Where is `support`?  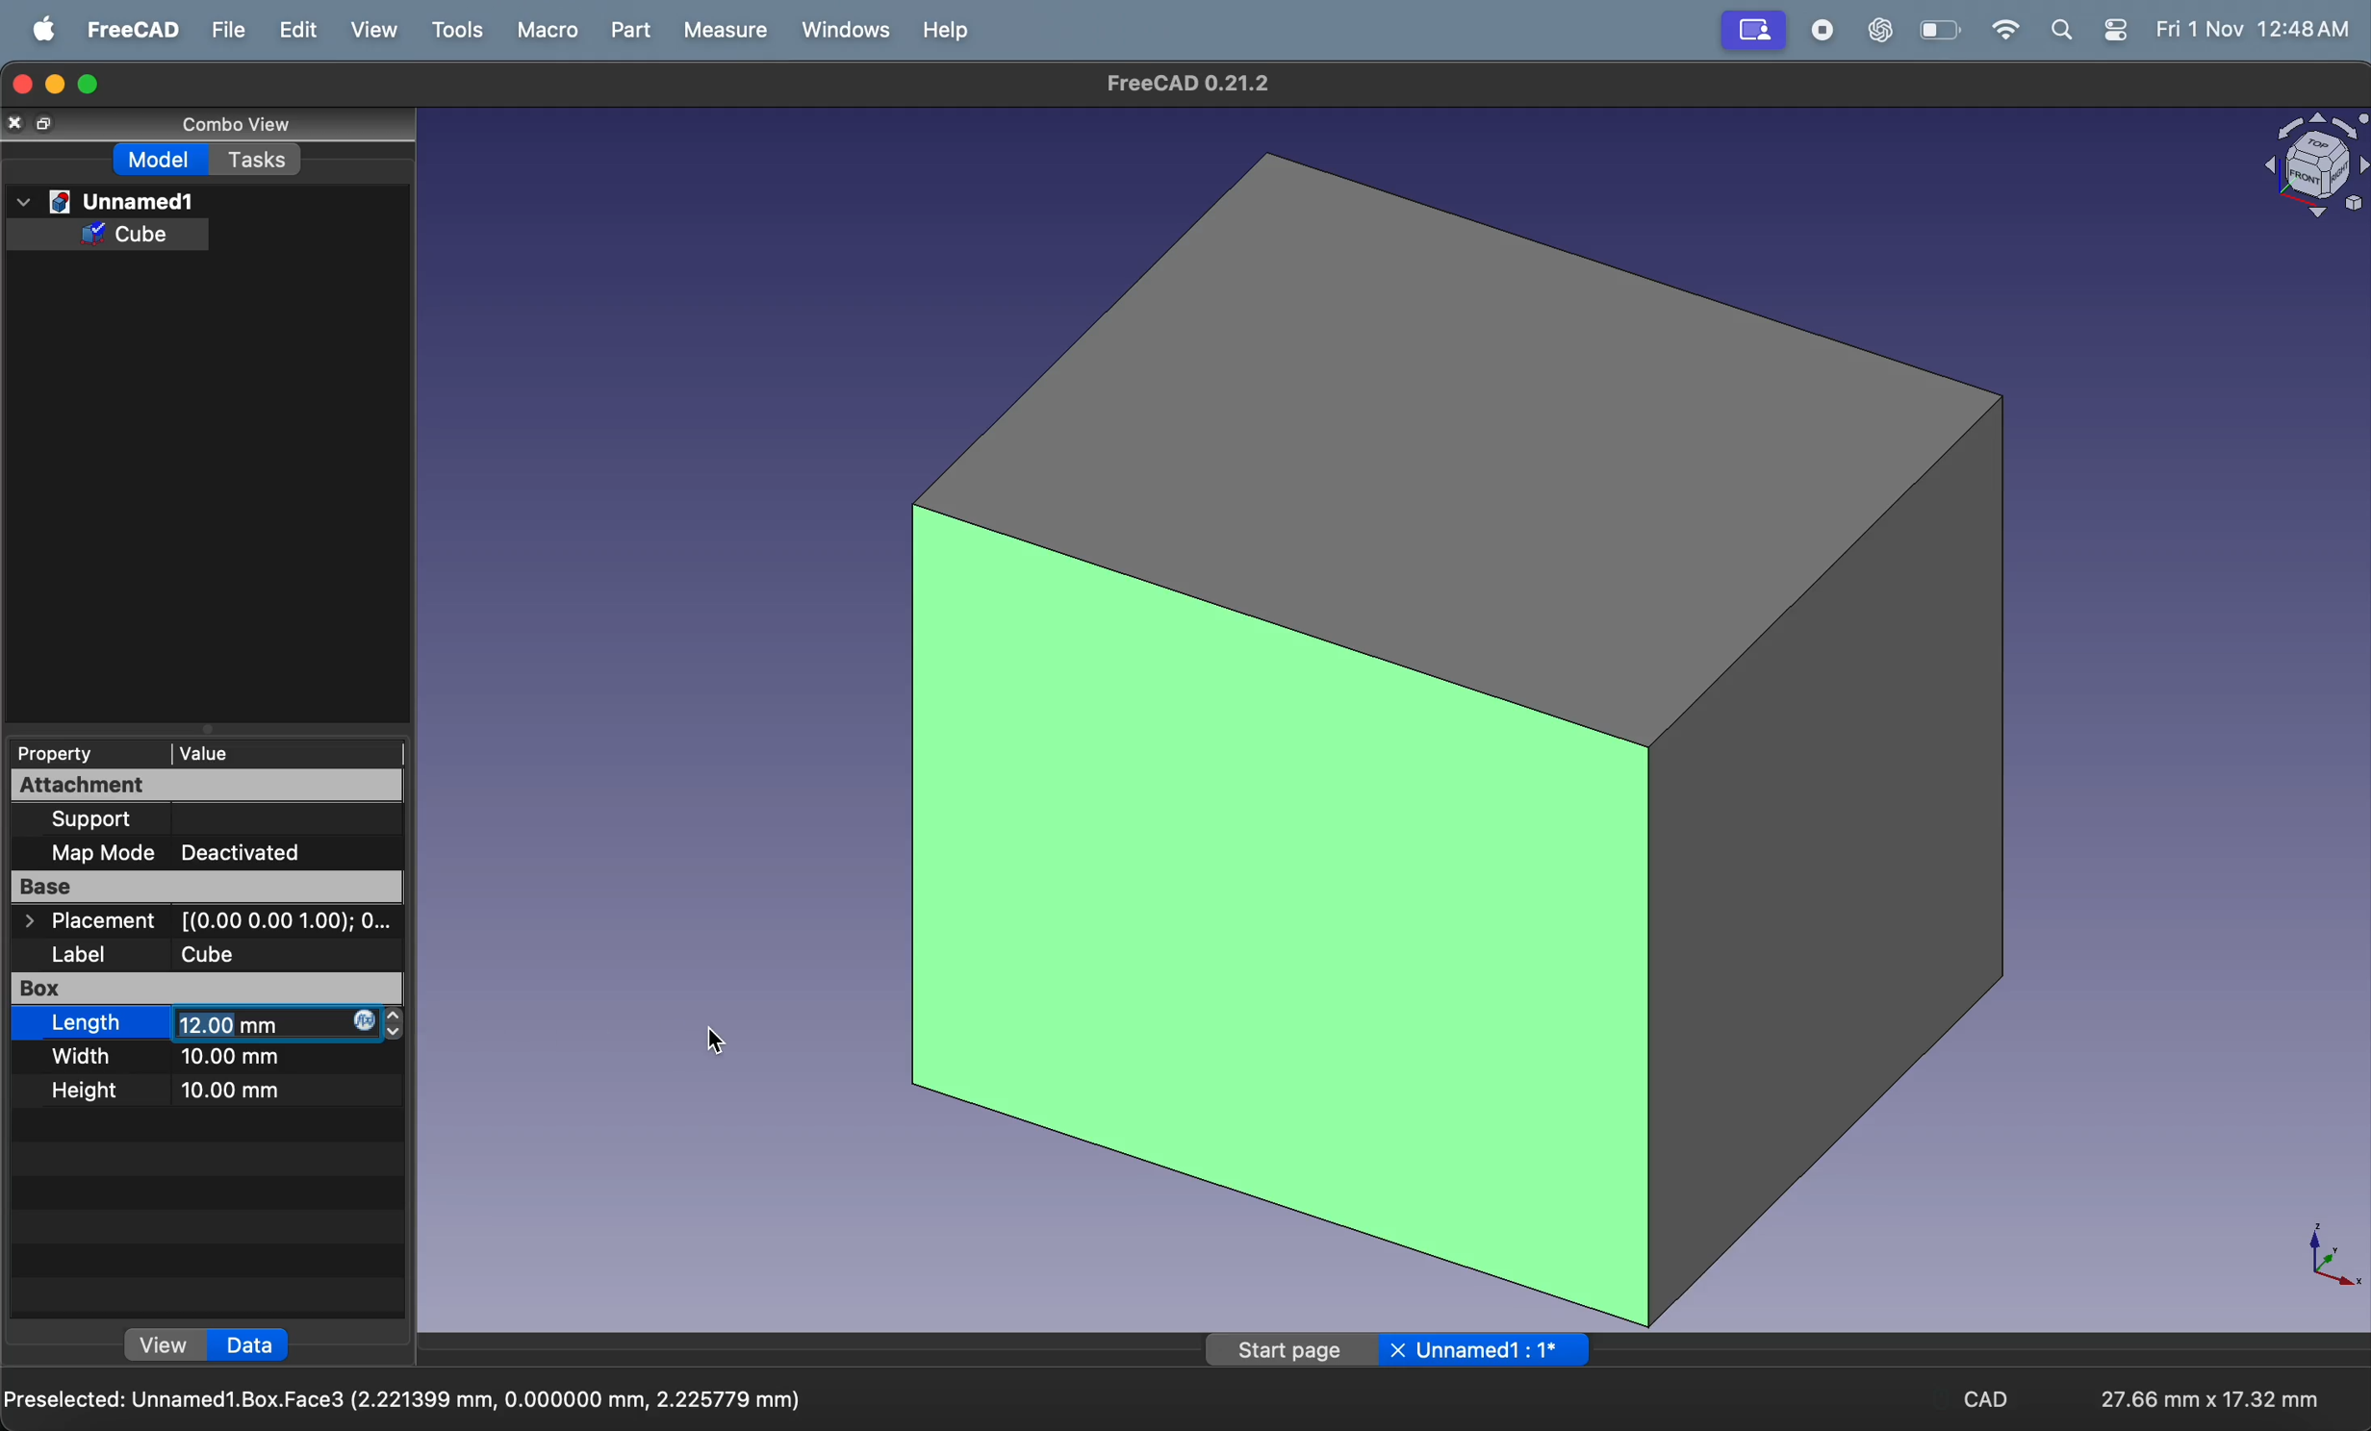 support is located at coordinates (110, 818).